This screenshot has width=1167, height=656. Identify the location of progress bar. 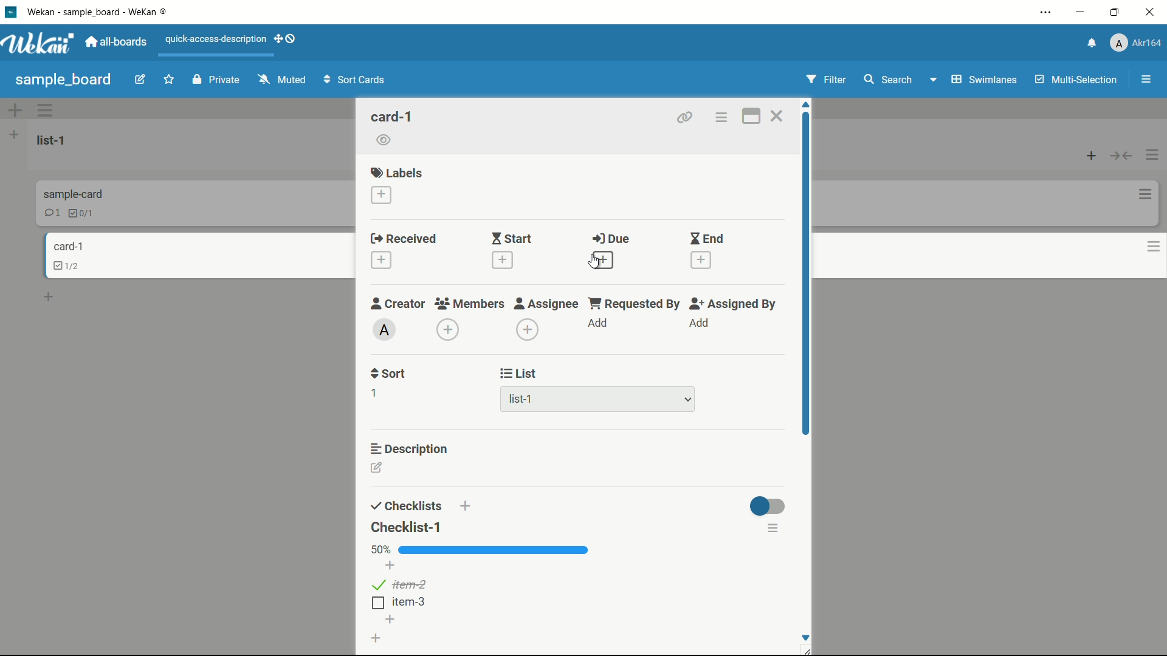
(495, 551).